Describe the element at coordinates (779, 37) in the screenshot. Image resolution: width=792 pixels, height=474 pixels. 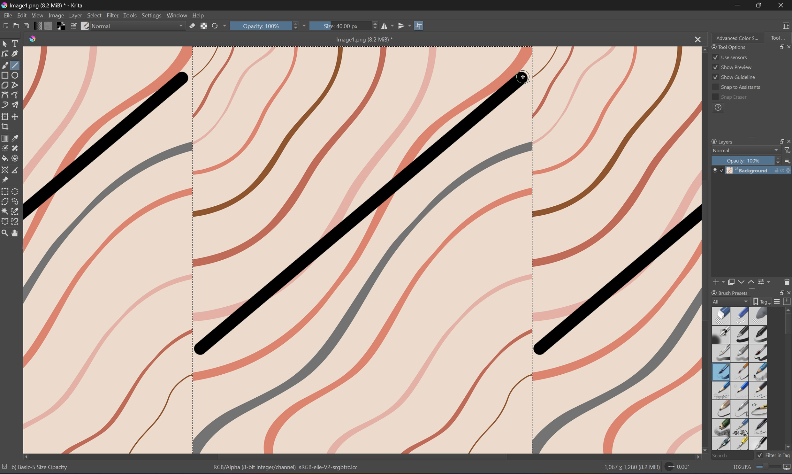
I see `Tool...` at that location.